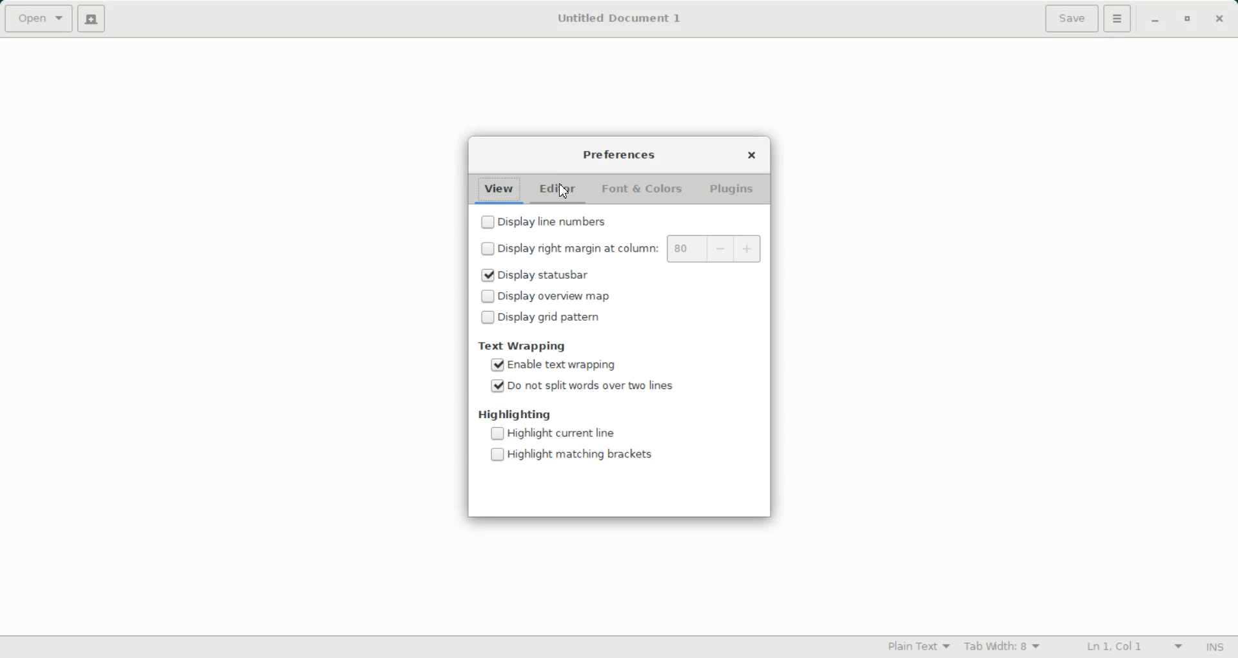  I want to click on Right margin indicator, so click(712, 248).